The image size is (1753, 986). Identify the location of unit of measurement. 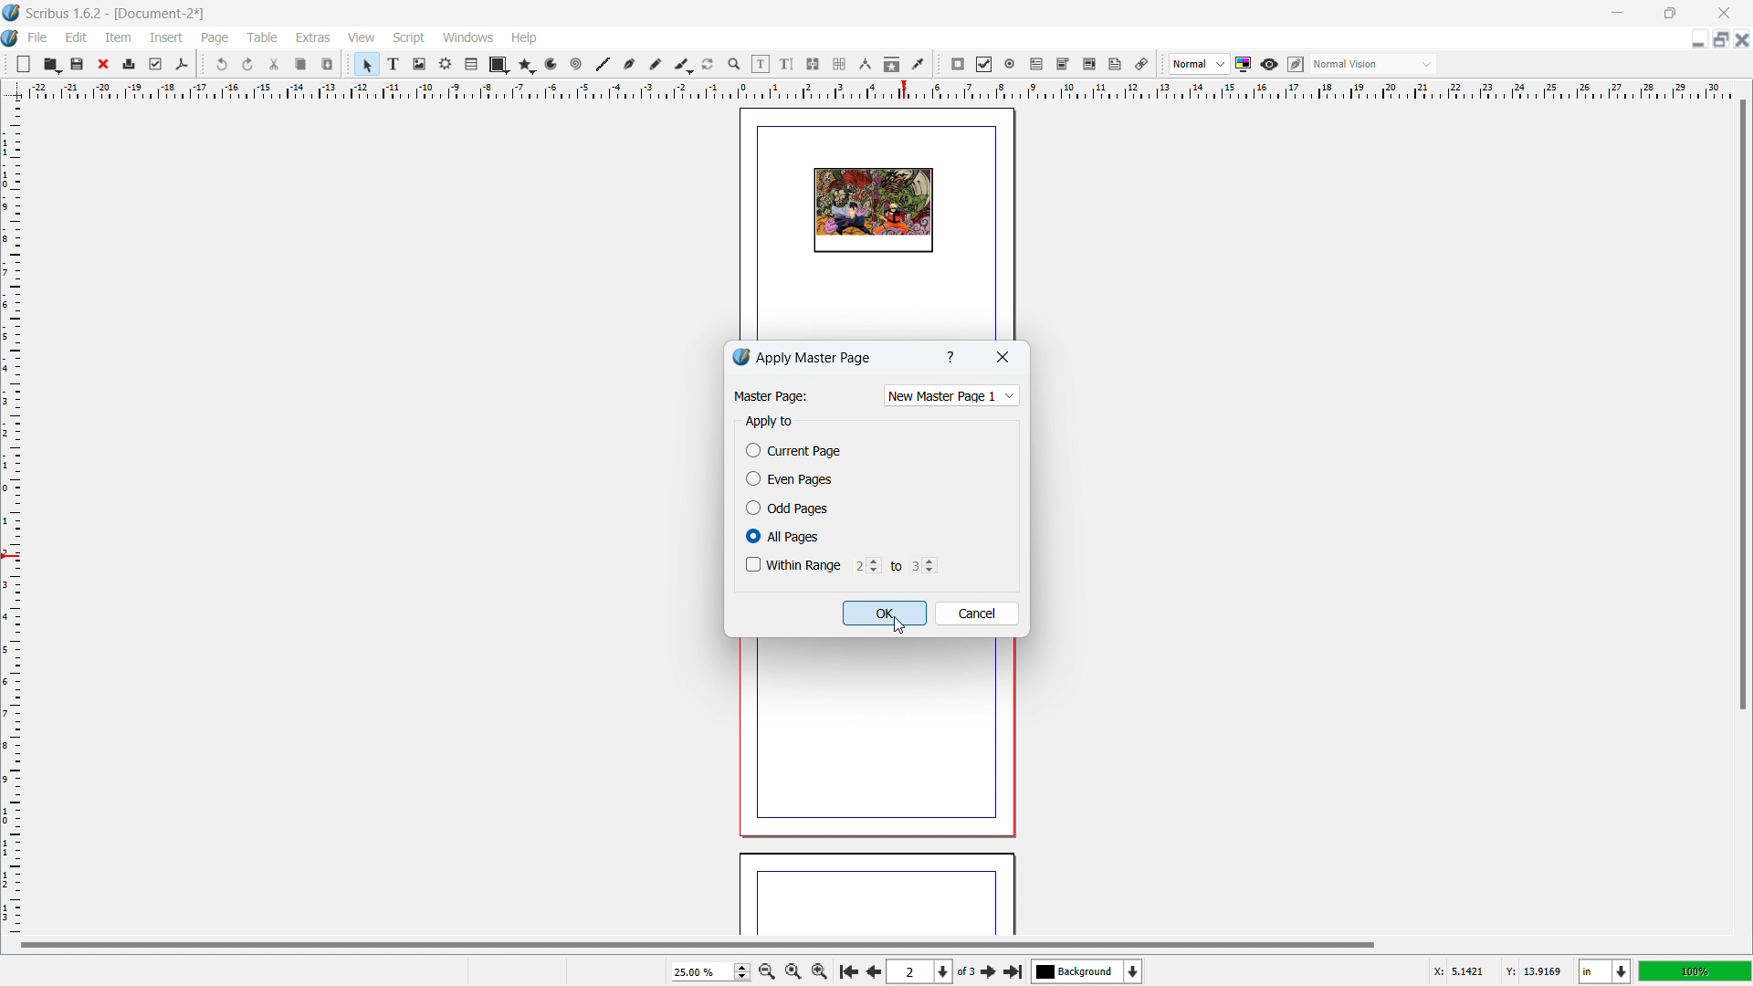
(1605, 972).